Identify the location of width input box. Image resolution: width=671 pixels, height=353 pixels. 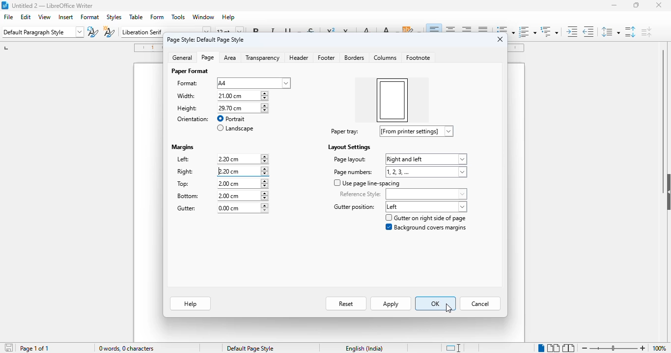
(235, 97).